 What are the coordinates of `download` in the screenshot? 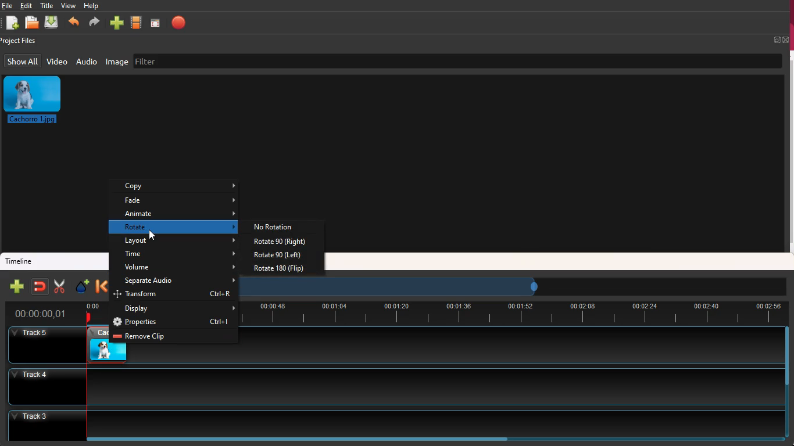 It's located at (52, 21).